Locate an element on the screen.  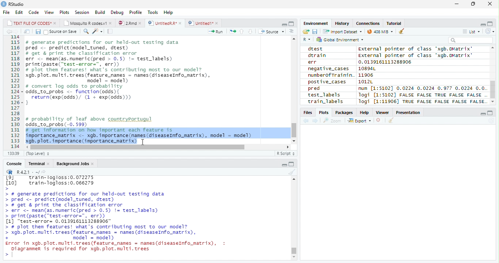
Code is located at coordinates (33, 12).